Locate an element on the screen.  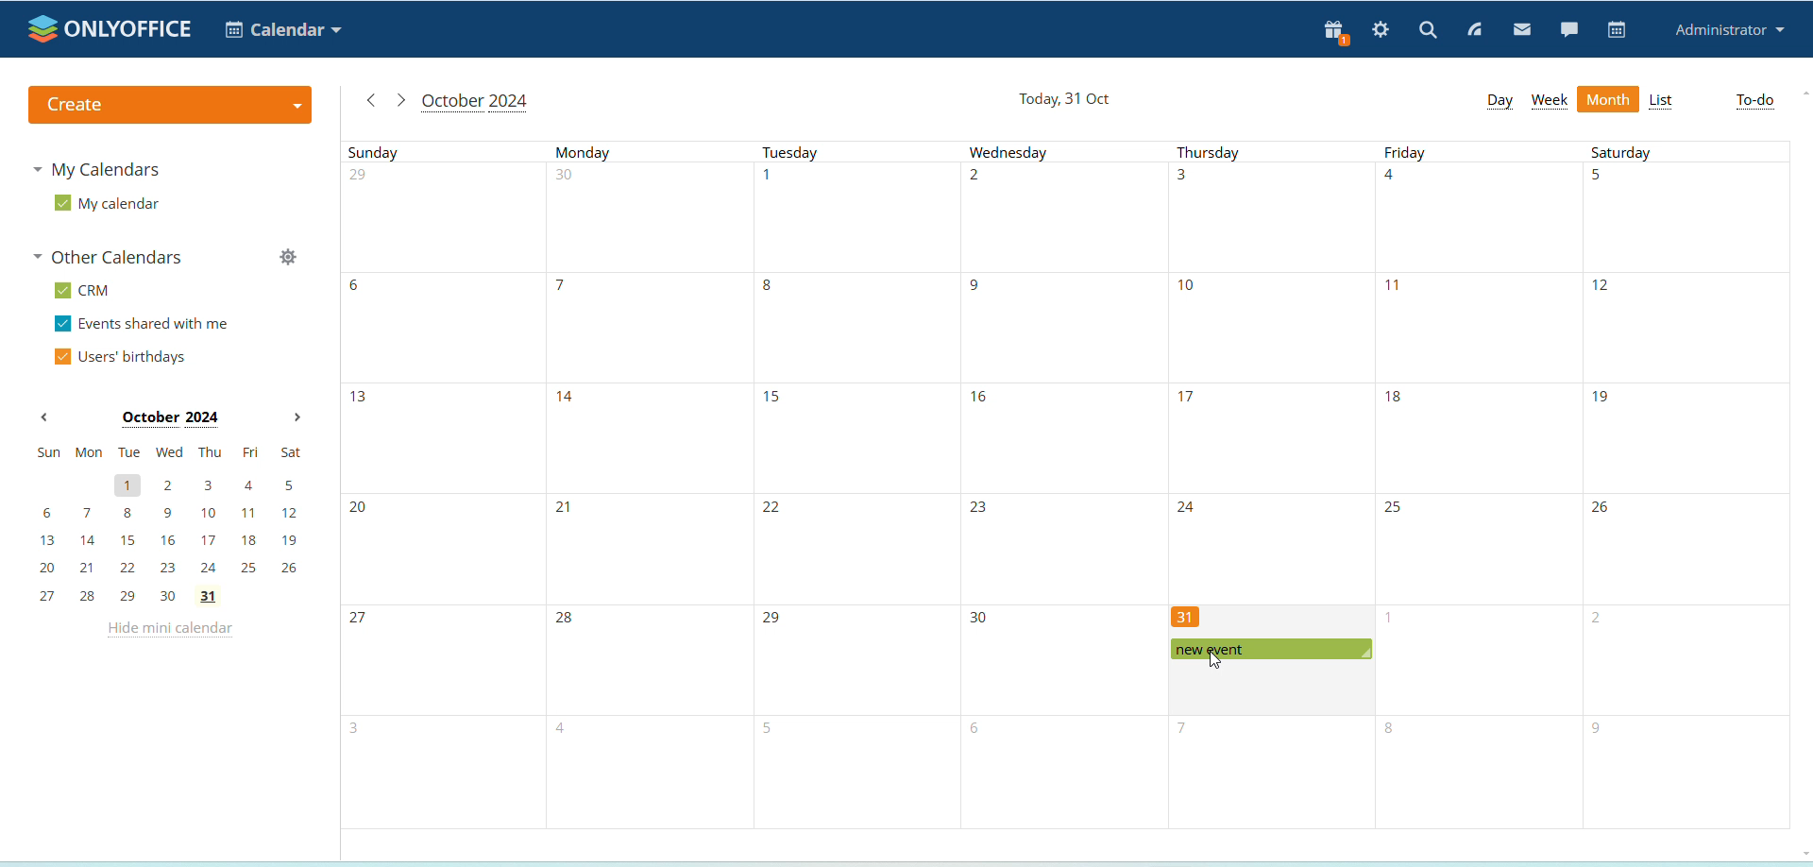
month on display is located at coordinates (170, 419).